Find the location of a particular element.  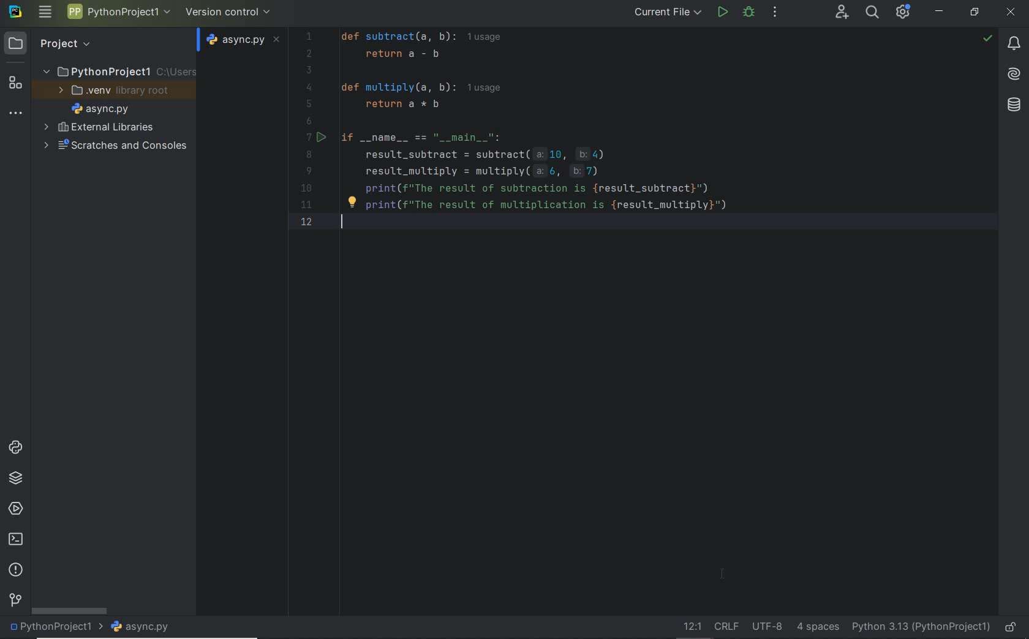

main menu is located at coordinates (47, 12).